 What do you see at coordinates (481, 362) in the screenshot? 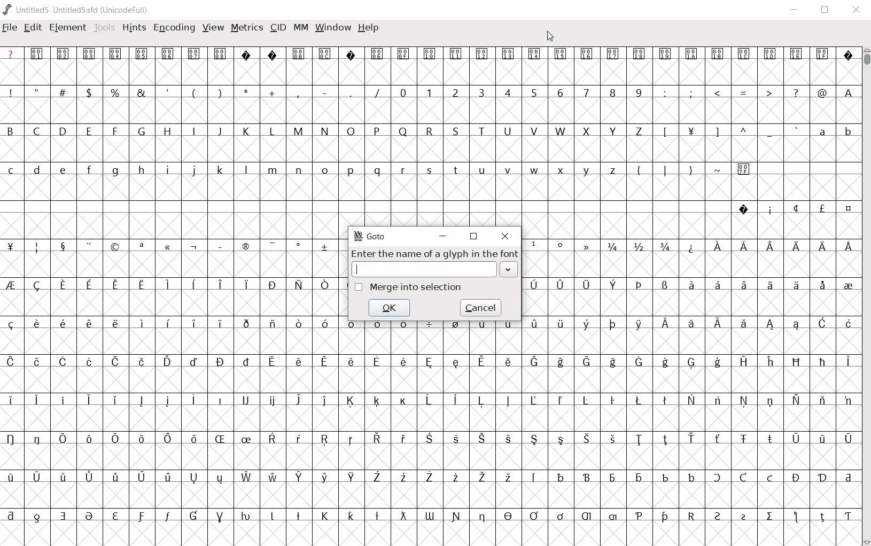
I see `Symbol` at bounding box center [481, 362].